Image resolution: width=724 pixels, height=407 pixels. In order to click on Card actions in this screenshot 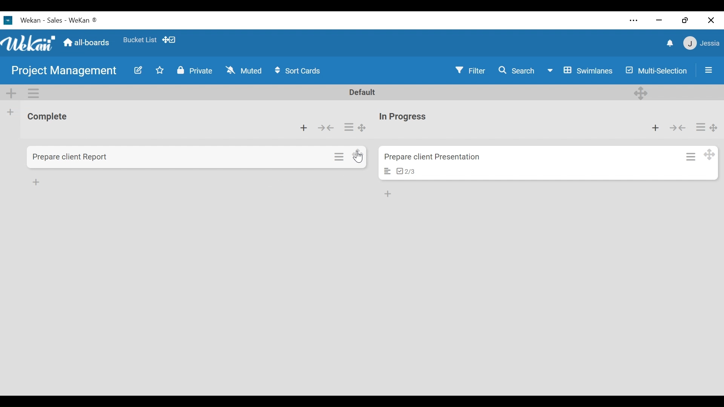, I will do `click(699, 126)`.